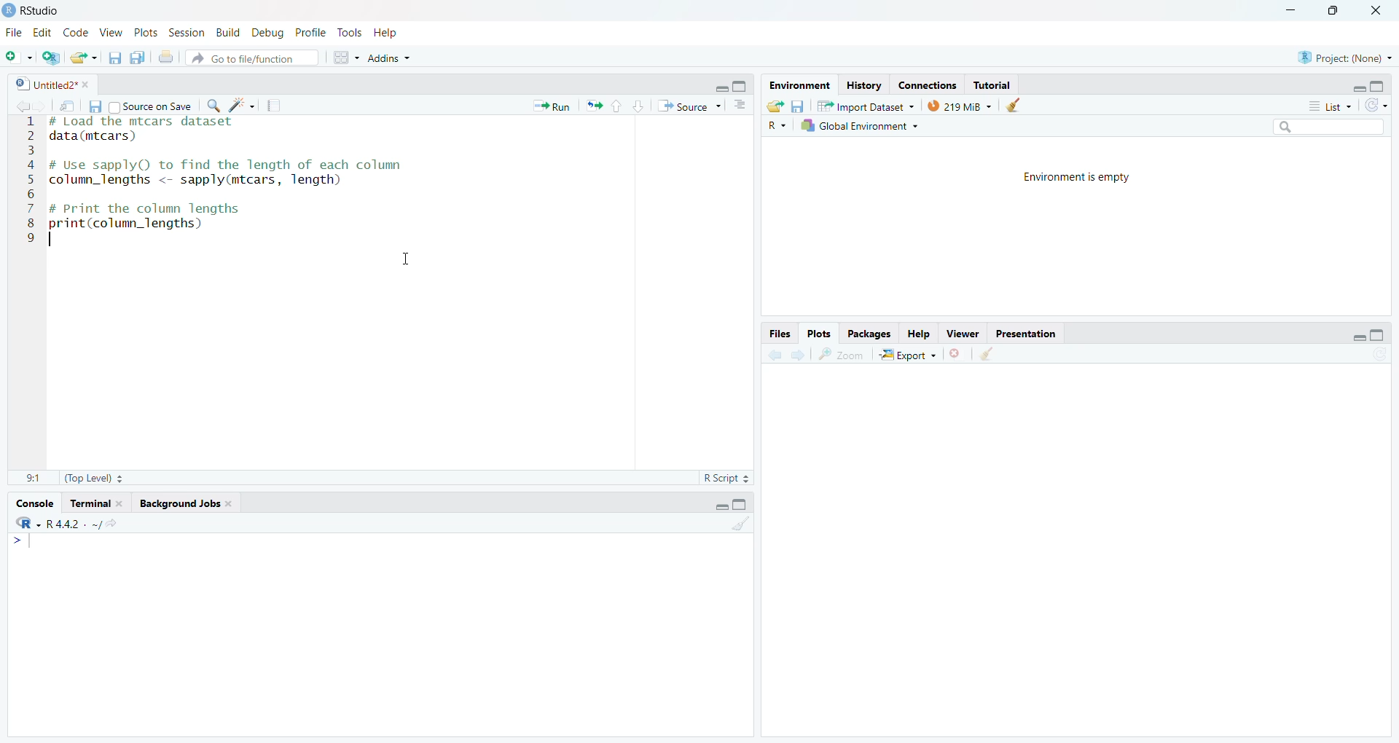 Image resolution: width=1399 pixels, height=743 pixels. What do you see at coordinates (917, 333) in the screenshot?
I see `Help.` at bounding box center [917, 333].